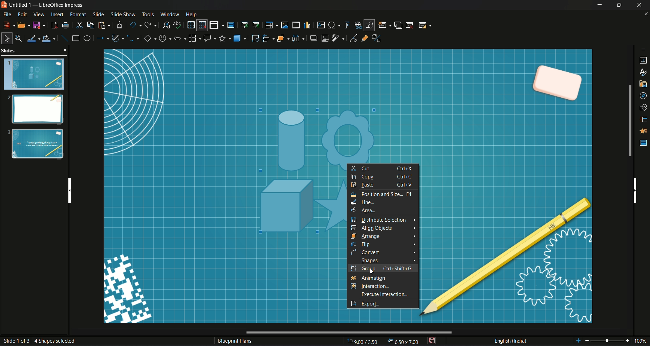 The height and width of the screenshot is (346, 650). What do you see at coordinates (373, 228) in the screenshot?
I see `align objects` at bounding box center [373, 228].